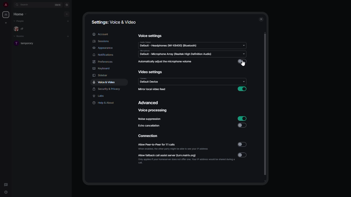 The image size is (351, 197). Describe the element at coordinates (20, 14) in the screenshot. I see `home` at that location.